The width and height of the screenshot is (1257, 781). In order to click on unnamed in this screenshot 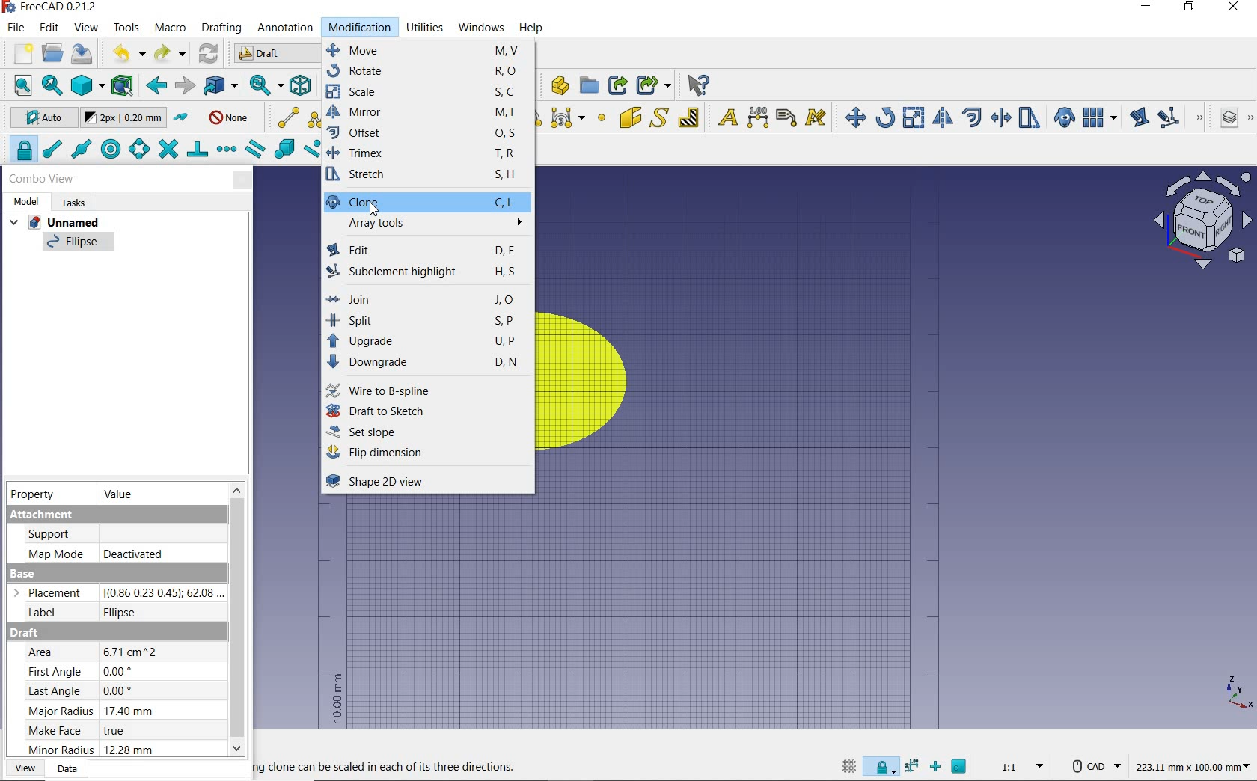, I will do `click(58, 221)`.